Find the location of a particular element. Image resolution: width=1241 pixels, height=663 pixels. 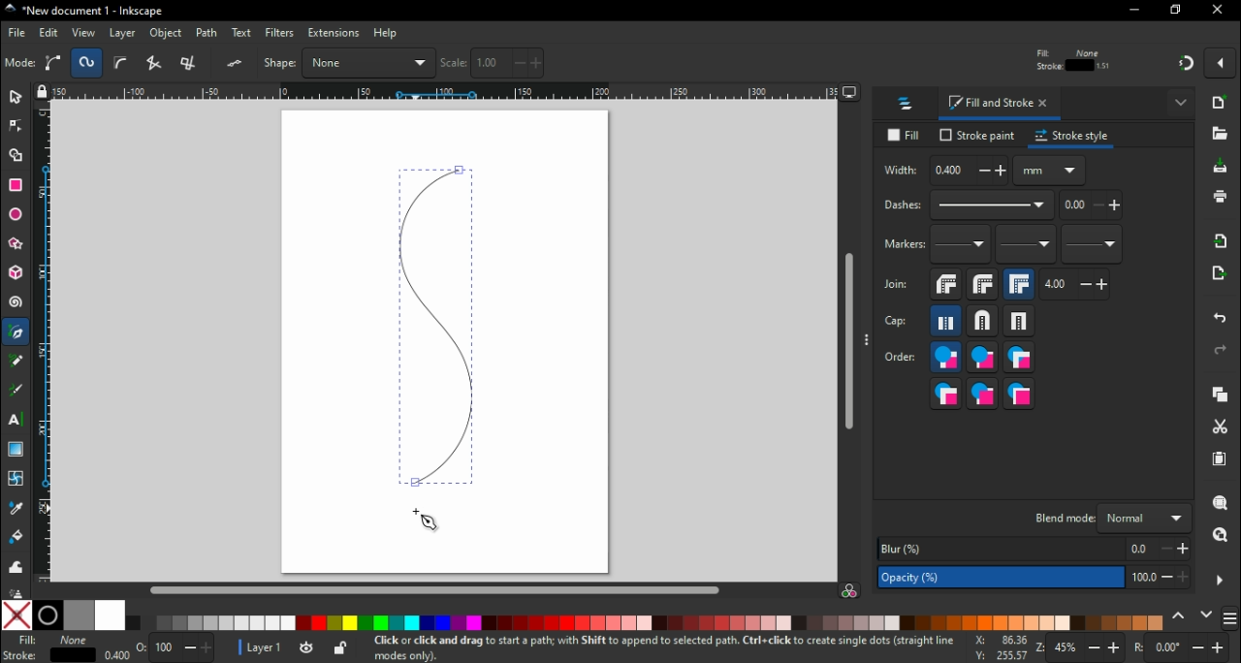

horizontal ruler is located at coordinates (447, 94).